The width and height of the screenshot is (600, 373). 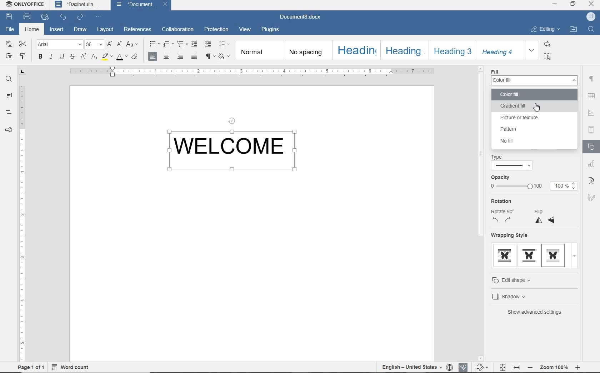 I want to click on Scroll down, so click(x=480, y=359).